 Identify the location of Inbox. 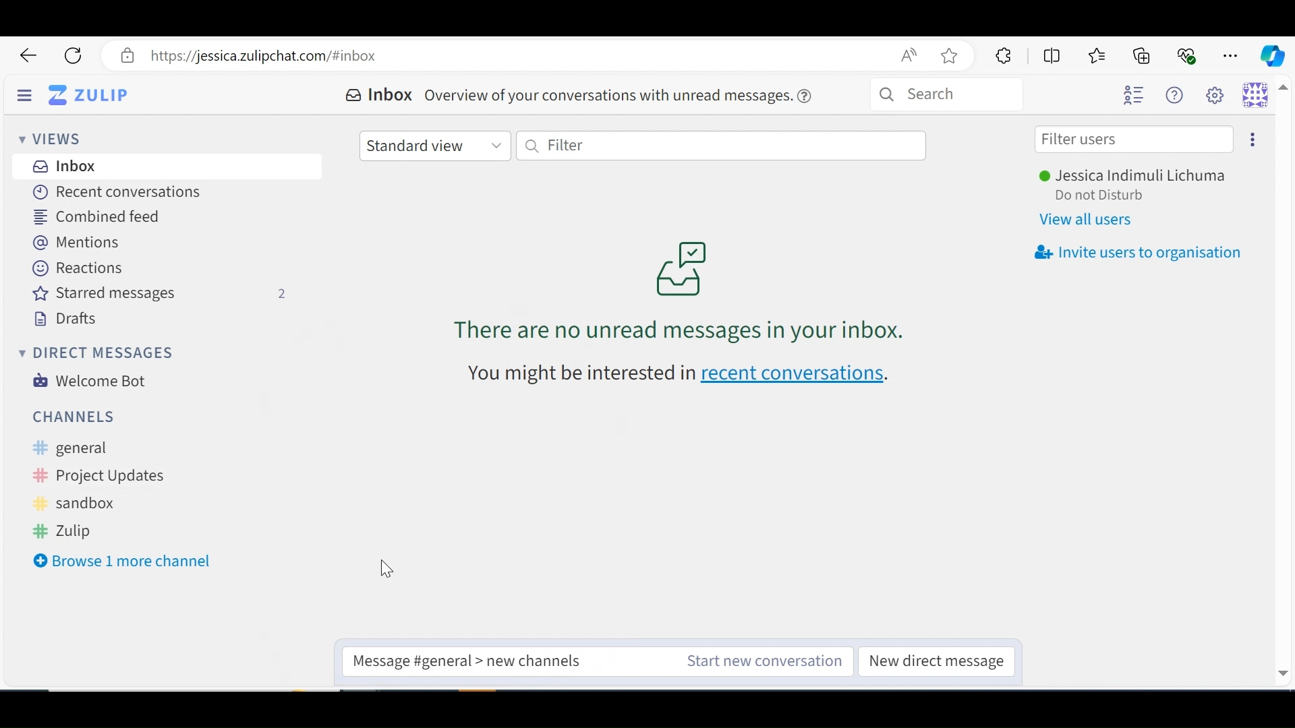
(66, 166).